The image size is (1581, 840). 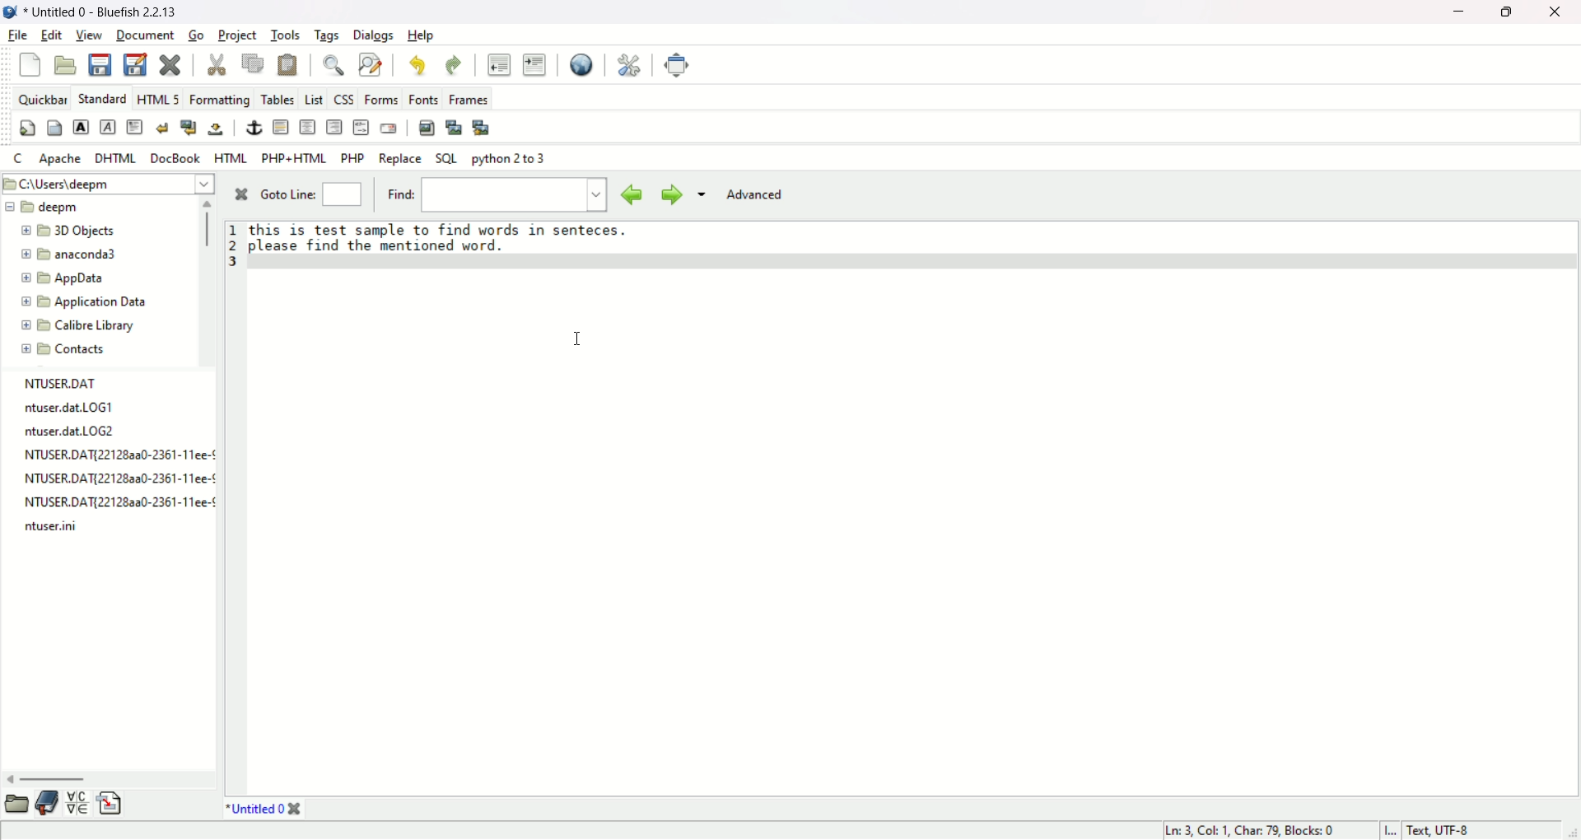 I want to click on copy, so click(x=254, y=63).